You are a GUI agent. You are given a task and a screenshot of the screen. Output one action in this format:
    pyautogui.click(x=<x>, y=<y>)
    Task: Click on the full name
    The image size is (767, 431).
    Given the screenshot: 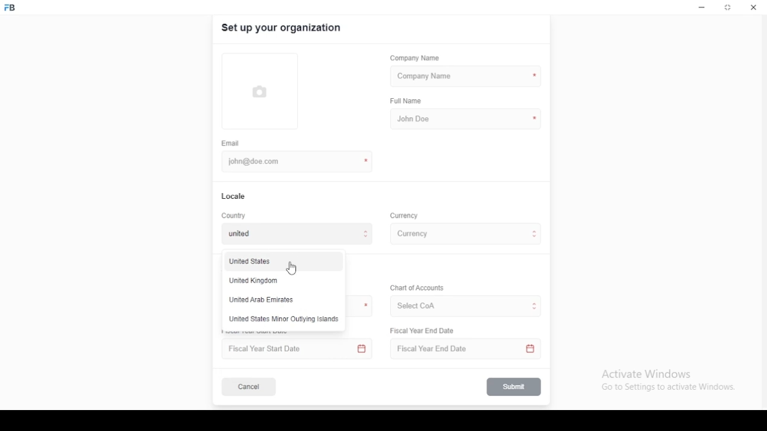 What is the action you would take?
    pyautogui.click(x=409, y=101)
    